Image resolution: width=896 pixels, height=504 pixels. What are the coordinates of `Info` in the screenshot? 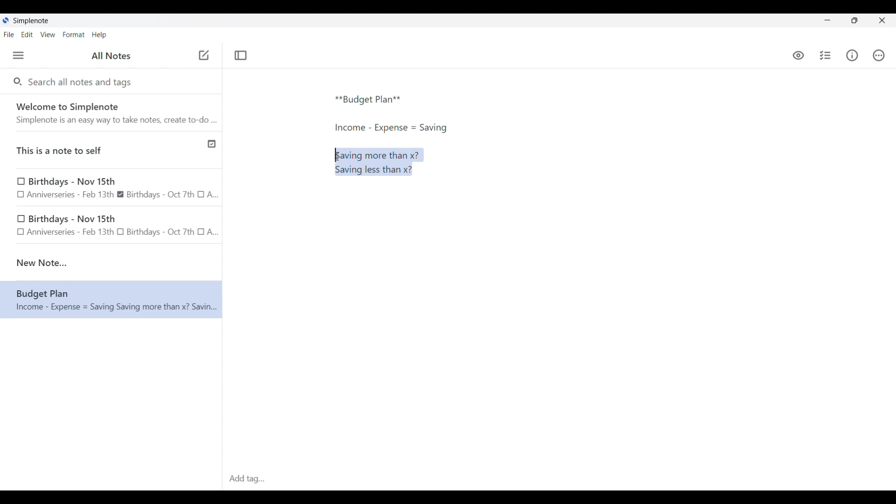 It's located at (852, 55).